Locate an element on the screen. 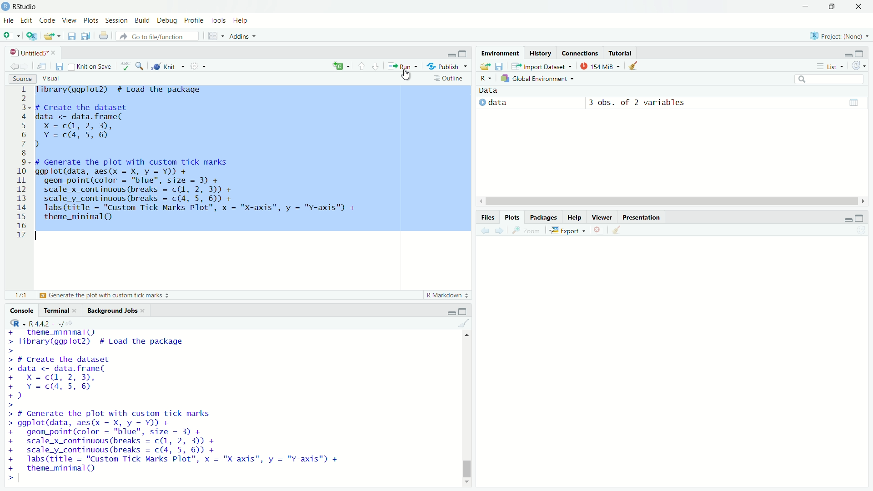 The image size is (873, 491). select language is located at coordinates (13, 323).